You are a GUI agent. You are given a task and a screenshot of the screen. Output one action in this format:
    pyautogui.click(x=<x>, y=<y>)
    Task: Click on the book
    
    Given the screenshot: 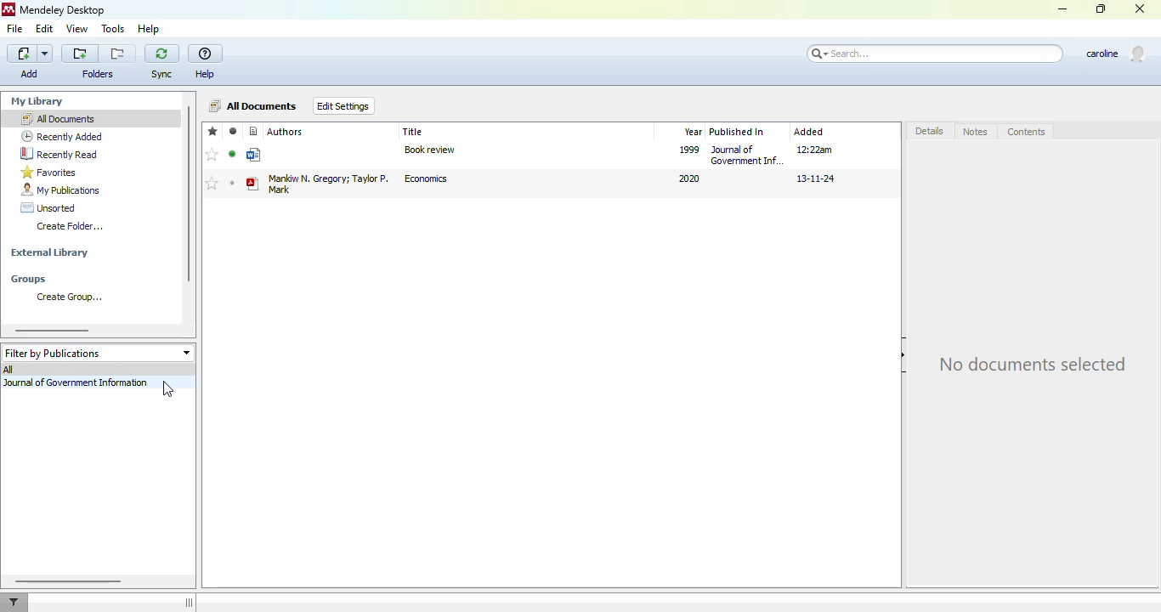 What is the action you would take?
    pyautogui.click(x=252, y=184)
    